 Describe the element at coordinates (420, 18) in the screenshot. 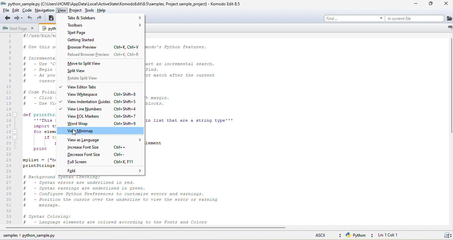

I see `current file` at that location.